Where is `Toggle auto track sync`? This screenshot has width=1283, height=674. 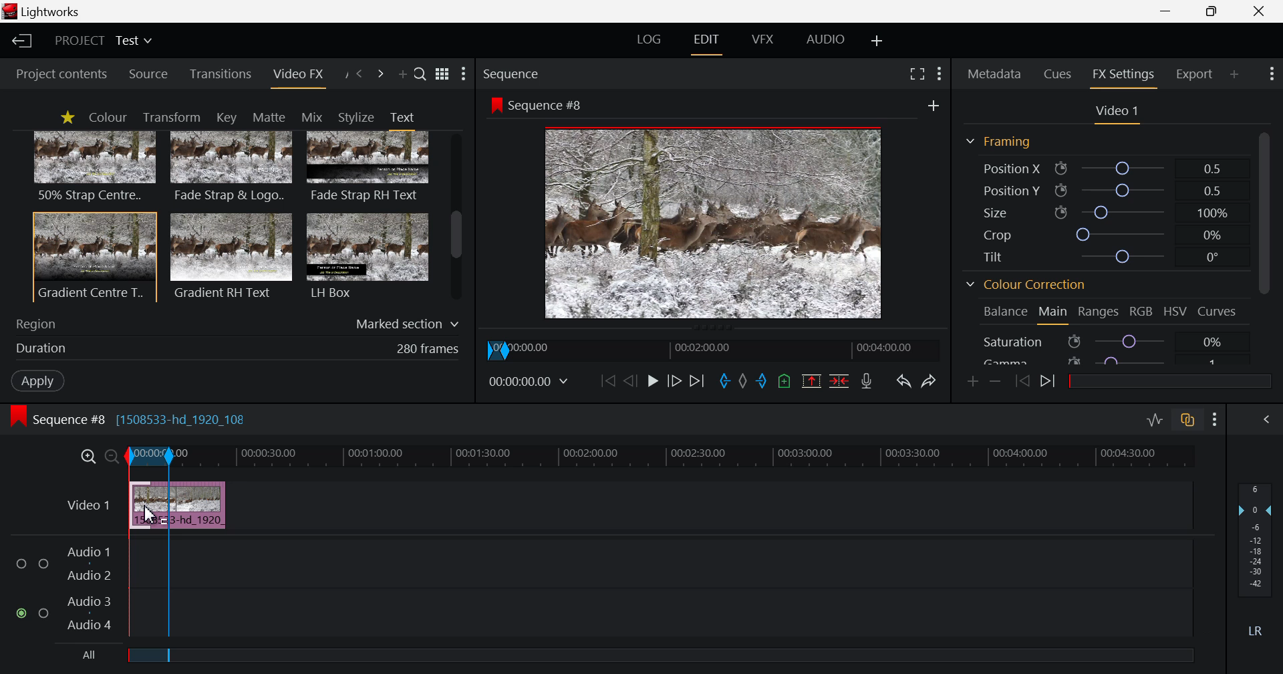 Toggle auto track sync is located at coordinates (1189, 422).